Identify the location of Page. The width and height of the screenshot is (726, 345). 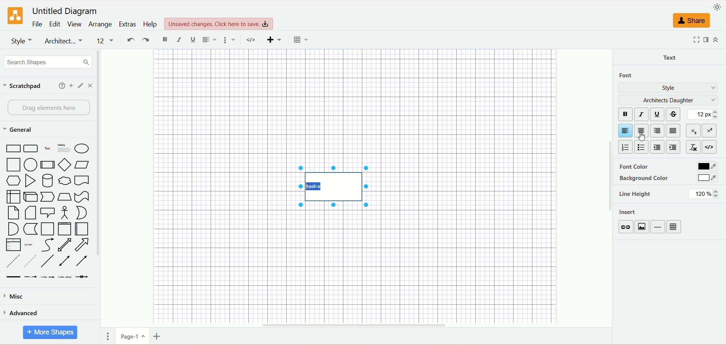
(47, 229).